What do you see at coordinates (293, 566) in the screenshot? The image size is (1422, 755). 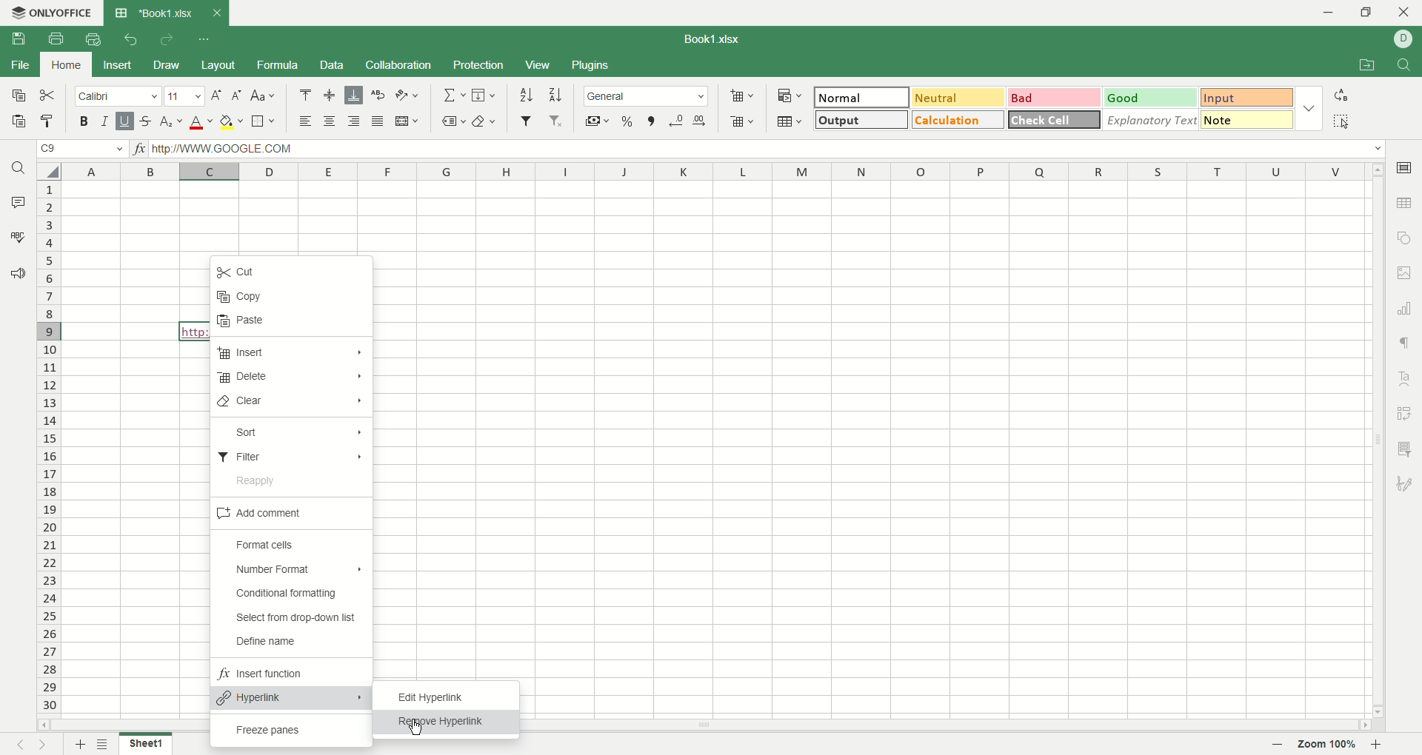 I see `number format ` at bounding box center [293, 566].